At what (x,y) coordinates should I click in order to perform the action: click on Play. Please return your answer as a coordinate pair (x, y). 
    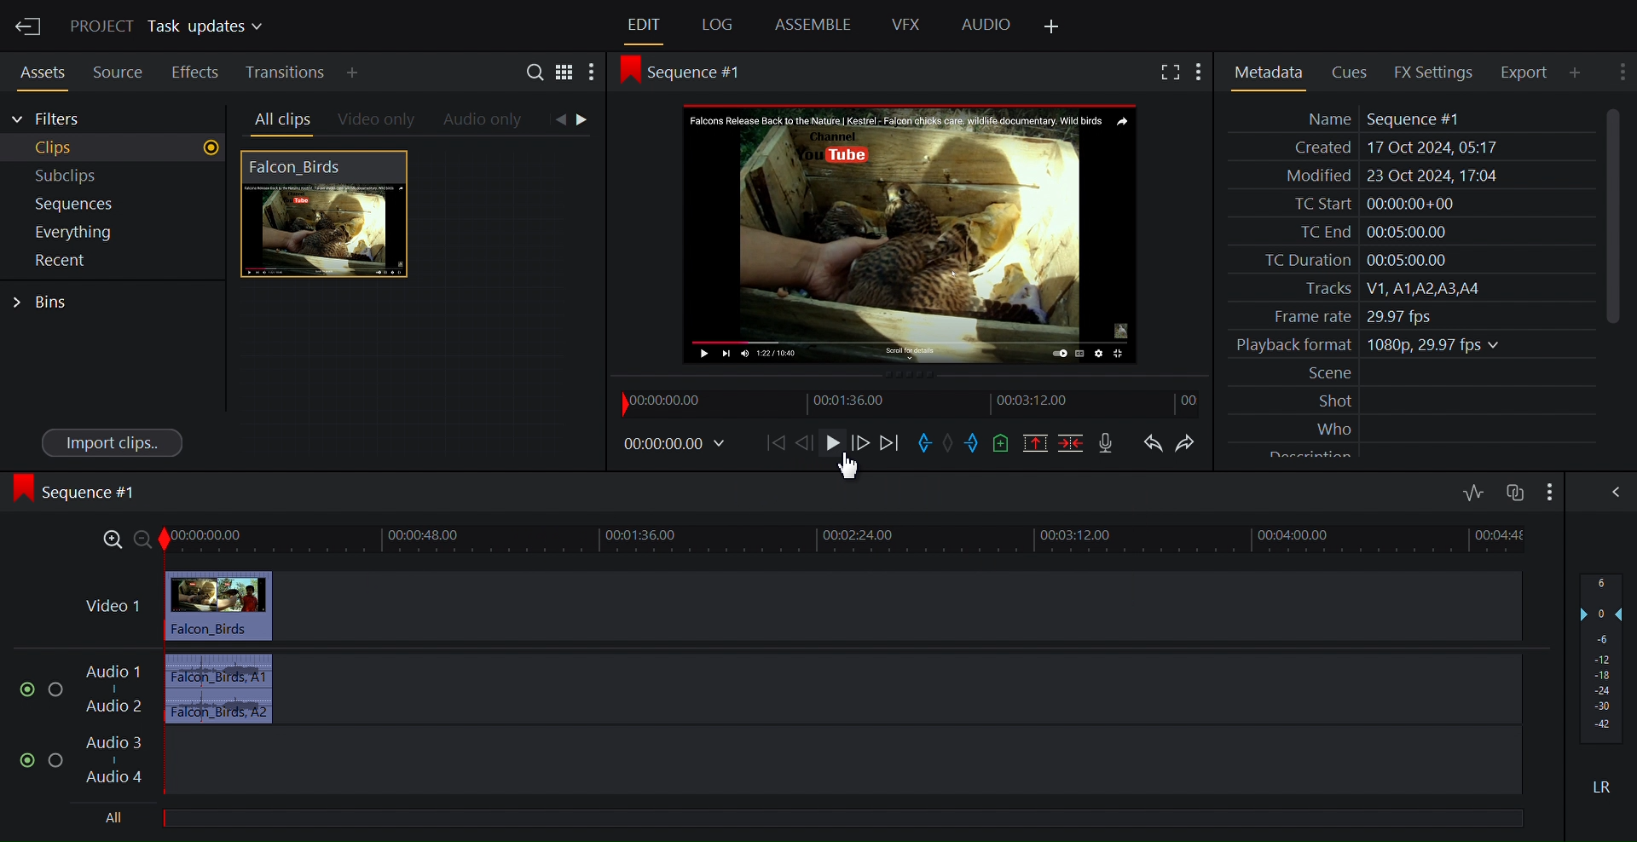
    Looking at the image, I should click on (833, 443).